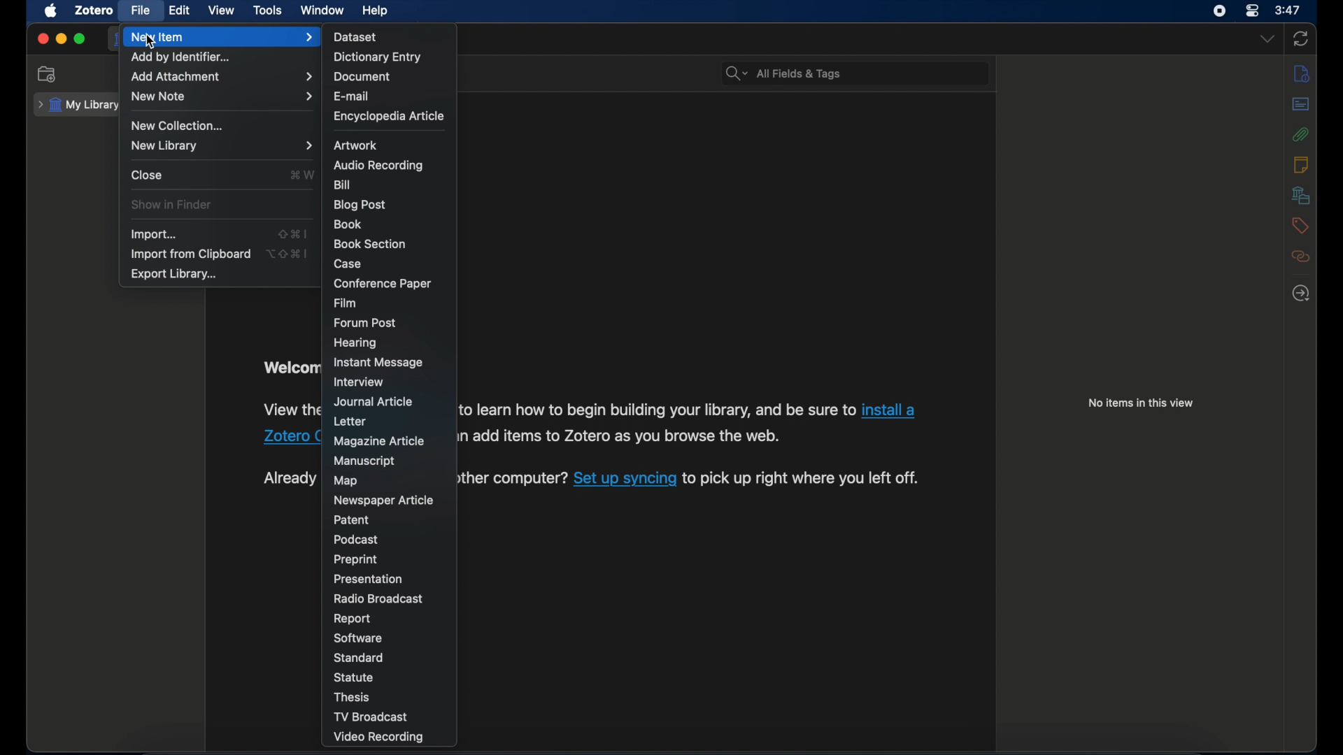 This screenshot has width=1343, height=755. What do you see at coordinates (352, 422) in the screenshot?
I see `letter` at bounding box center [352, 422].